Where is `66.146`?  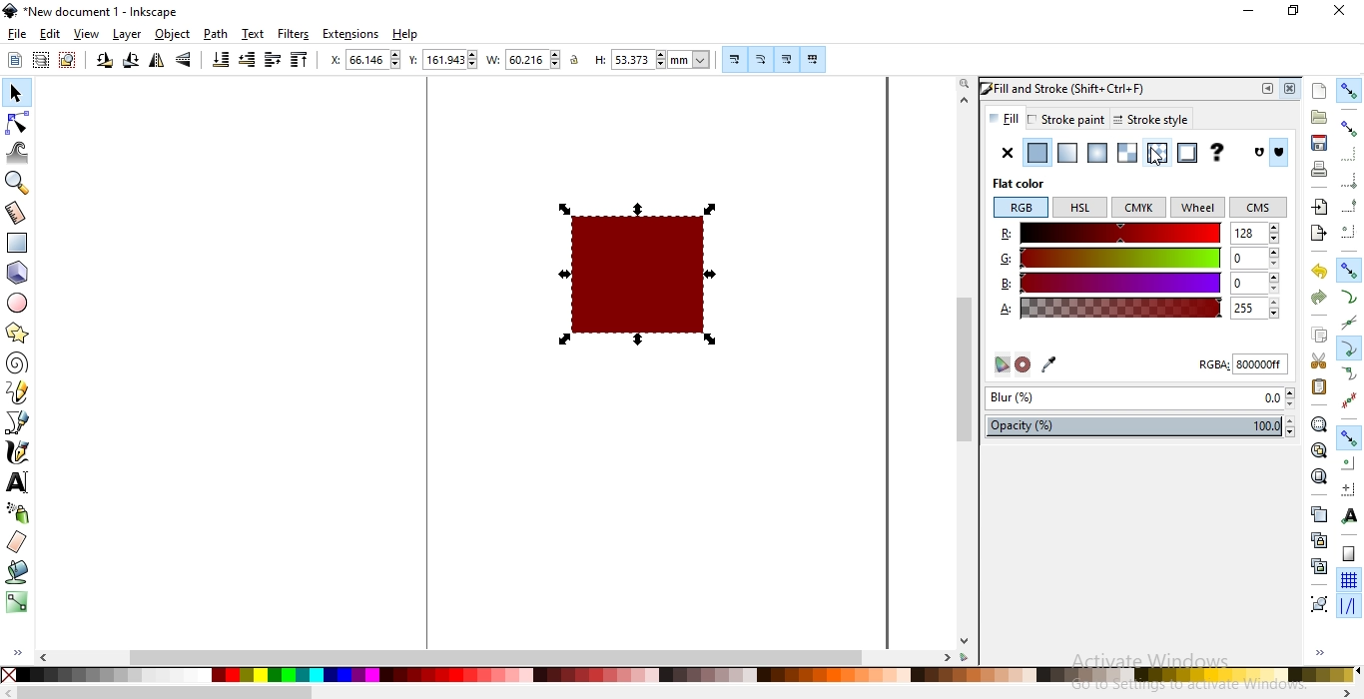
66.146 is located at coordinates (374, 59).